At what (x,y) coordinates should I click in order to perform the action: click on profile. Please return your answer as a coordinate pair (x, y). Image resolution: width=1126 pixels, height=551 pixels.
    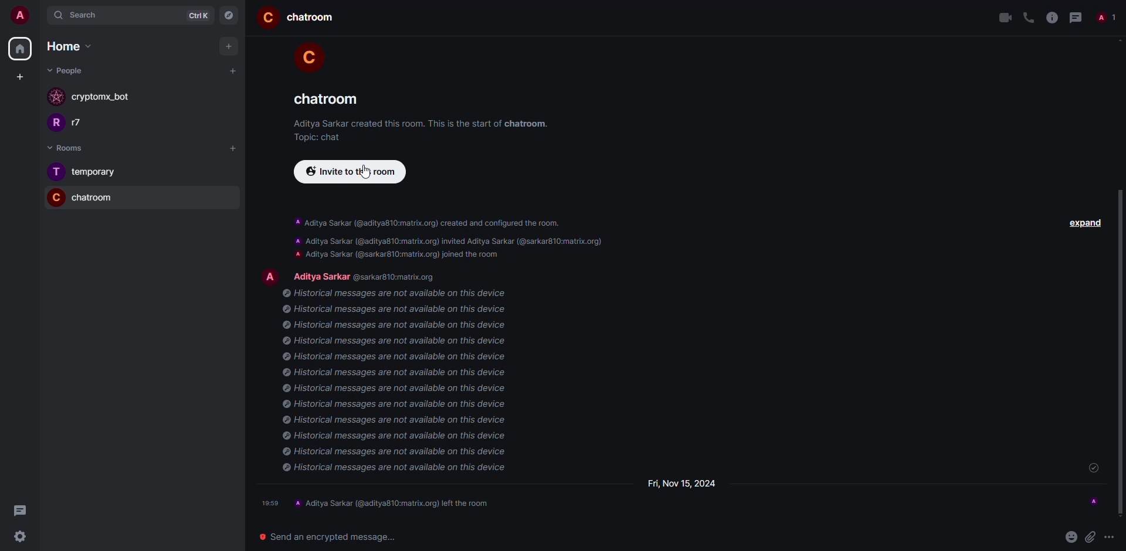
    Looking at the image, I should click on (53, 124).